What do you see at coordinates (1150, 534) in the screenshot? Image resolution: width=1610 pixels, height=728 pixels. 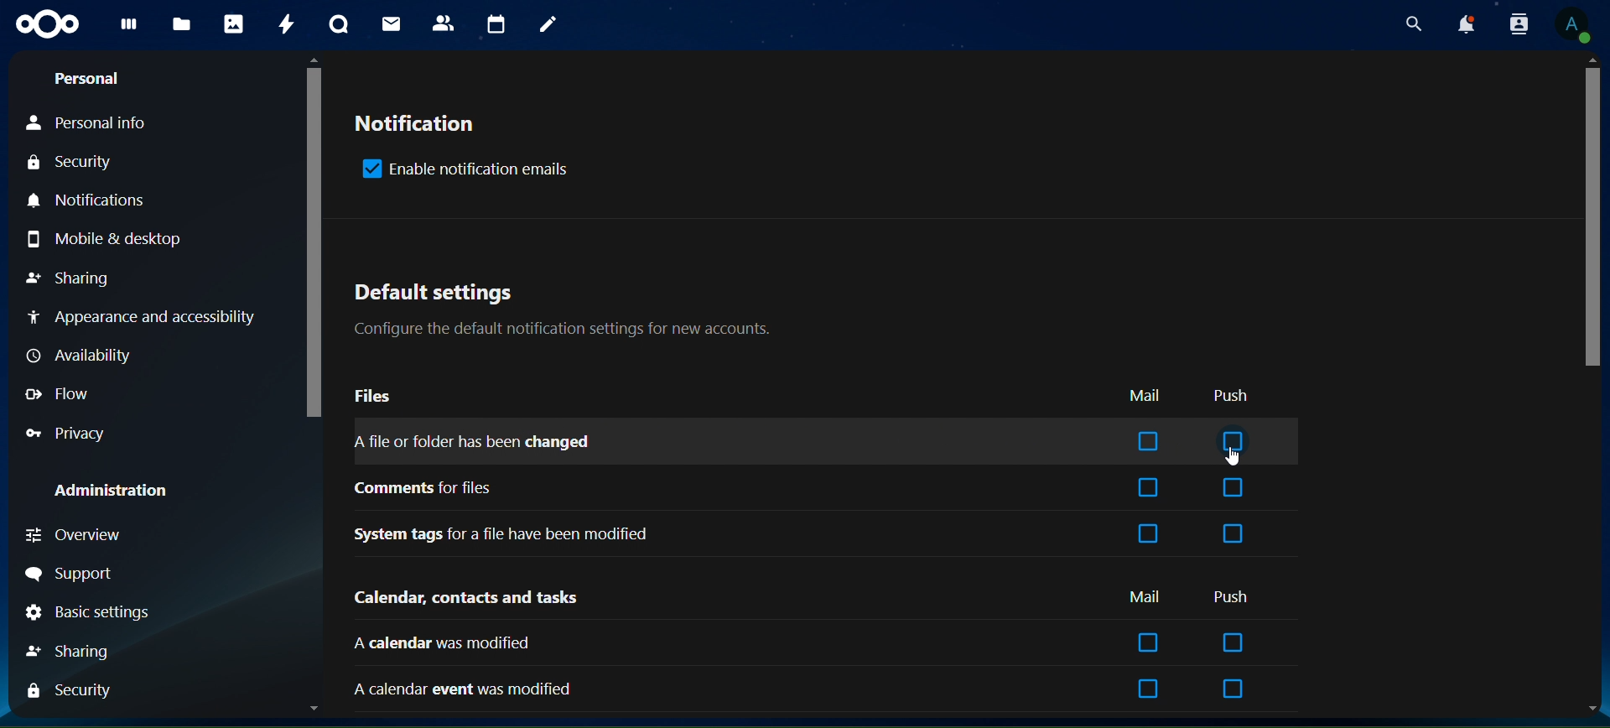 I see `box` at bounding box center [1150, 534].